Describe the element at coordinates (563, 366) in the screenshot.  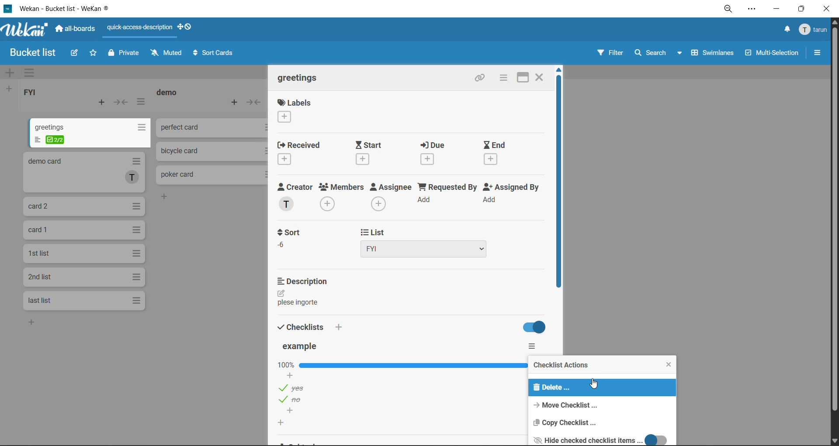
I see `checklist actions` at that location.